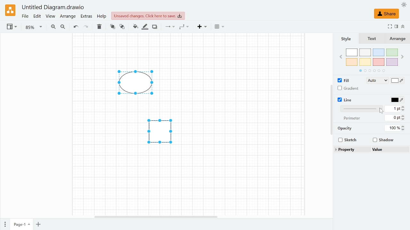  What do you see at coordinates (372, 60) in the screenshot?
I see `Colors` at bounding box center [372, 60].